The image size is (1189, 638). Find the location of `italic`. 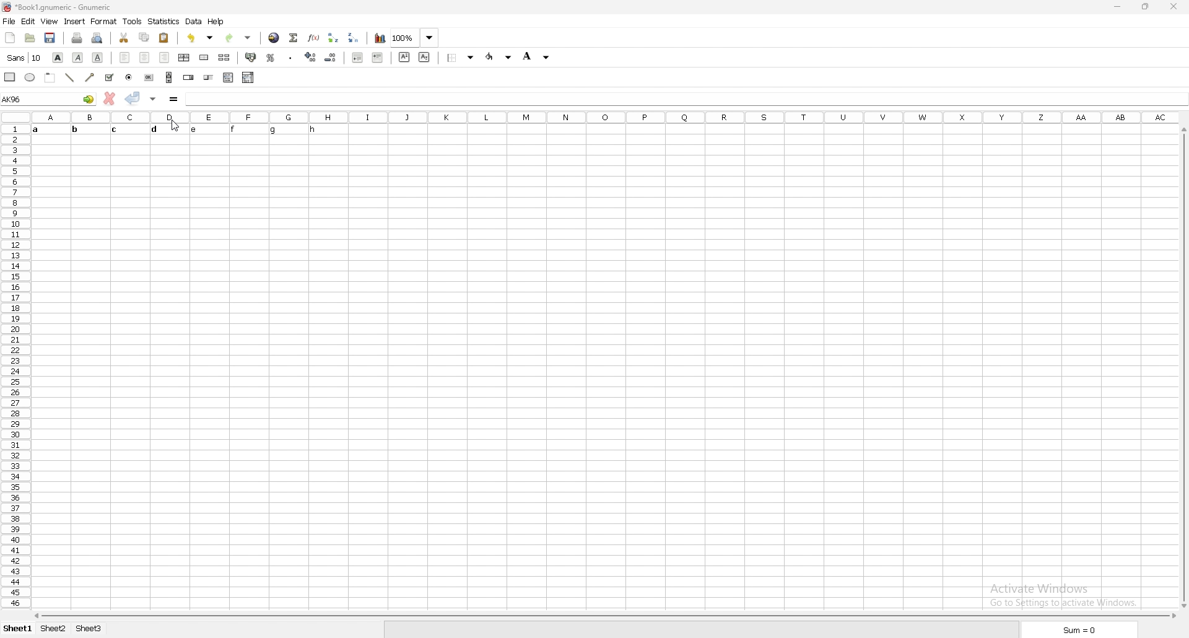

italic is located at coordinates (77, 57).